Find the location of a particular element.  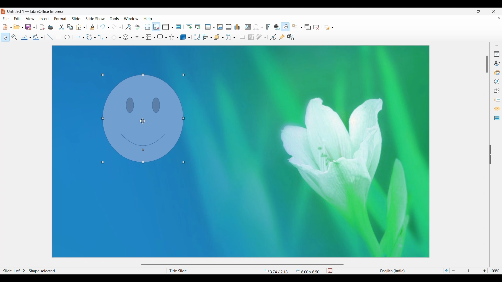

Zoom and pan is located at coordinates (14, 37).